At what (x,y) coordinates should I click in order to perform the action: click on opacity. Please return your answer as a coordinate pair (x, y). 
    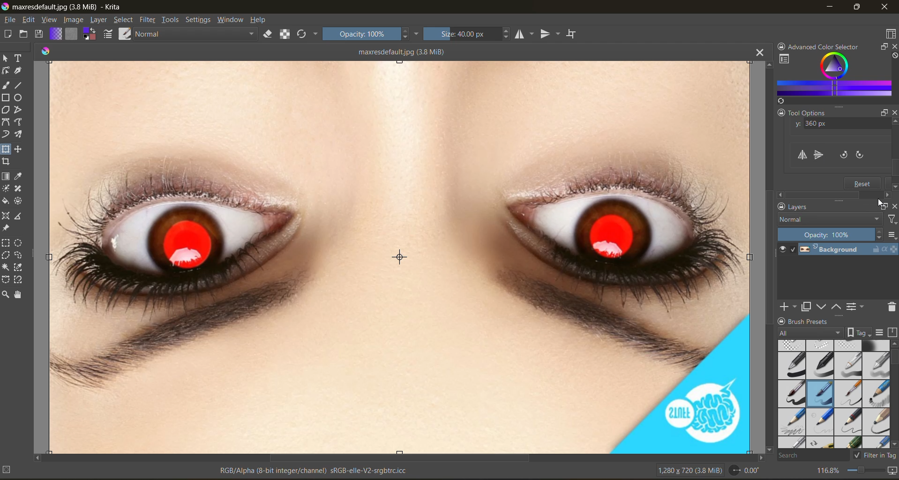
    Looking at the image, I should click on (370, 35).